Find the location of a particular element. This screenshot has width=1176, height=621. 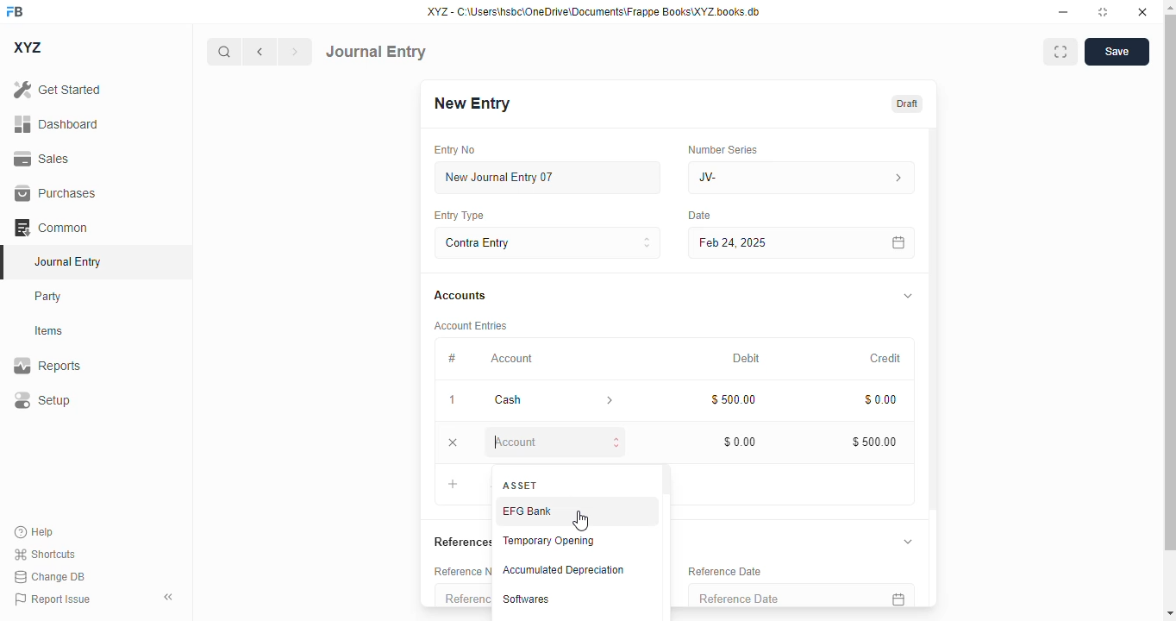

account information is located at coordinates (610, 400).